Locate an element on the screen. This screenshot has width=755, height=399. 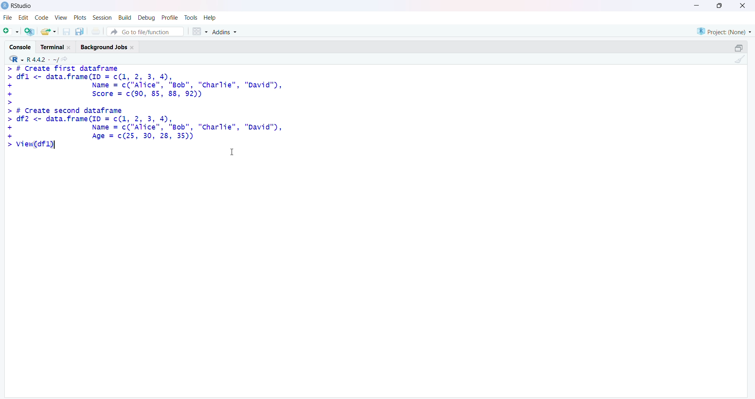
edit is located at coordinates (24, 18).